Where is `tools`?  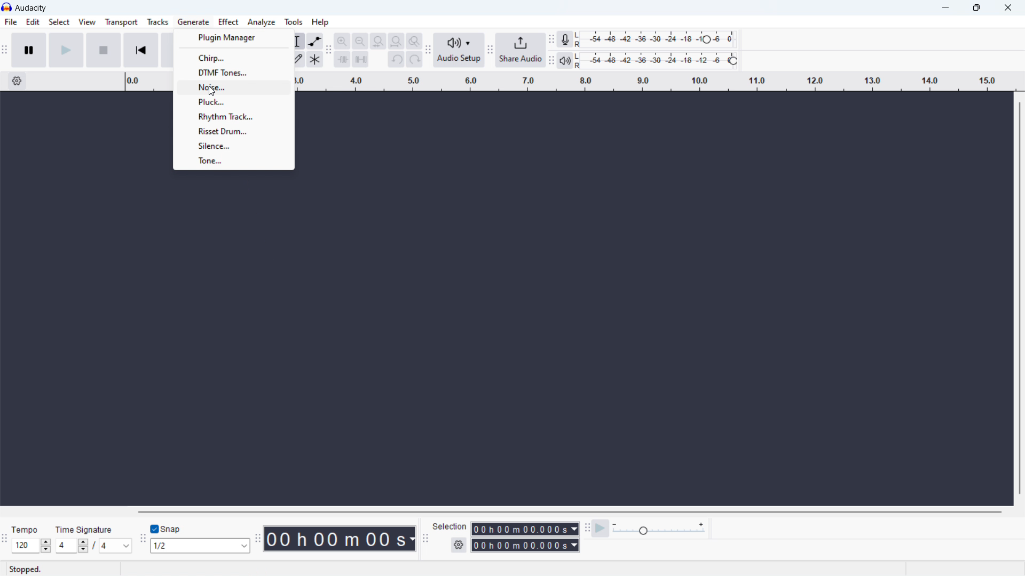 tools is located at coordinates (294, 21).